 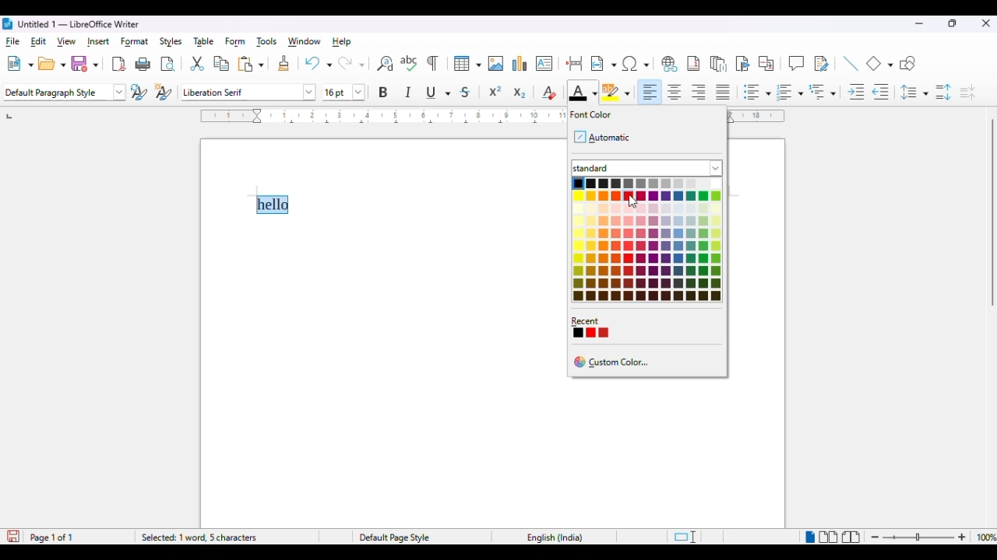 I want to click on word and character count, so click(x=223, y=537).